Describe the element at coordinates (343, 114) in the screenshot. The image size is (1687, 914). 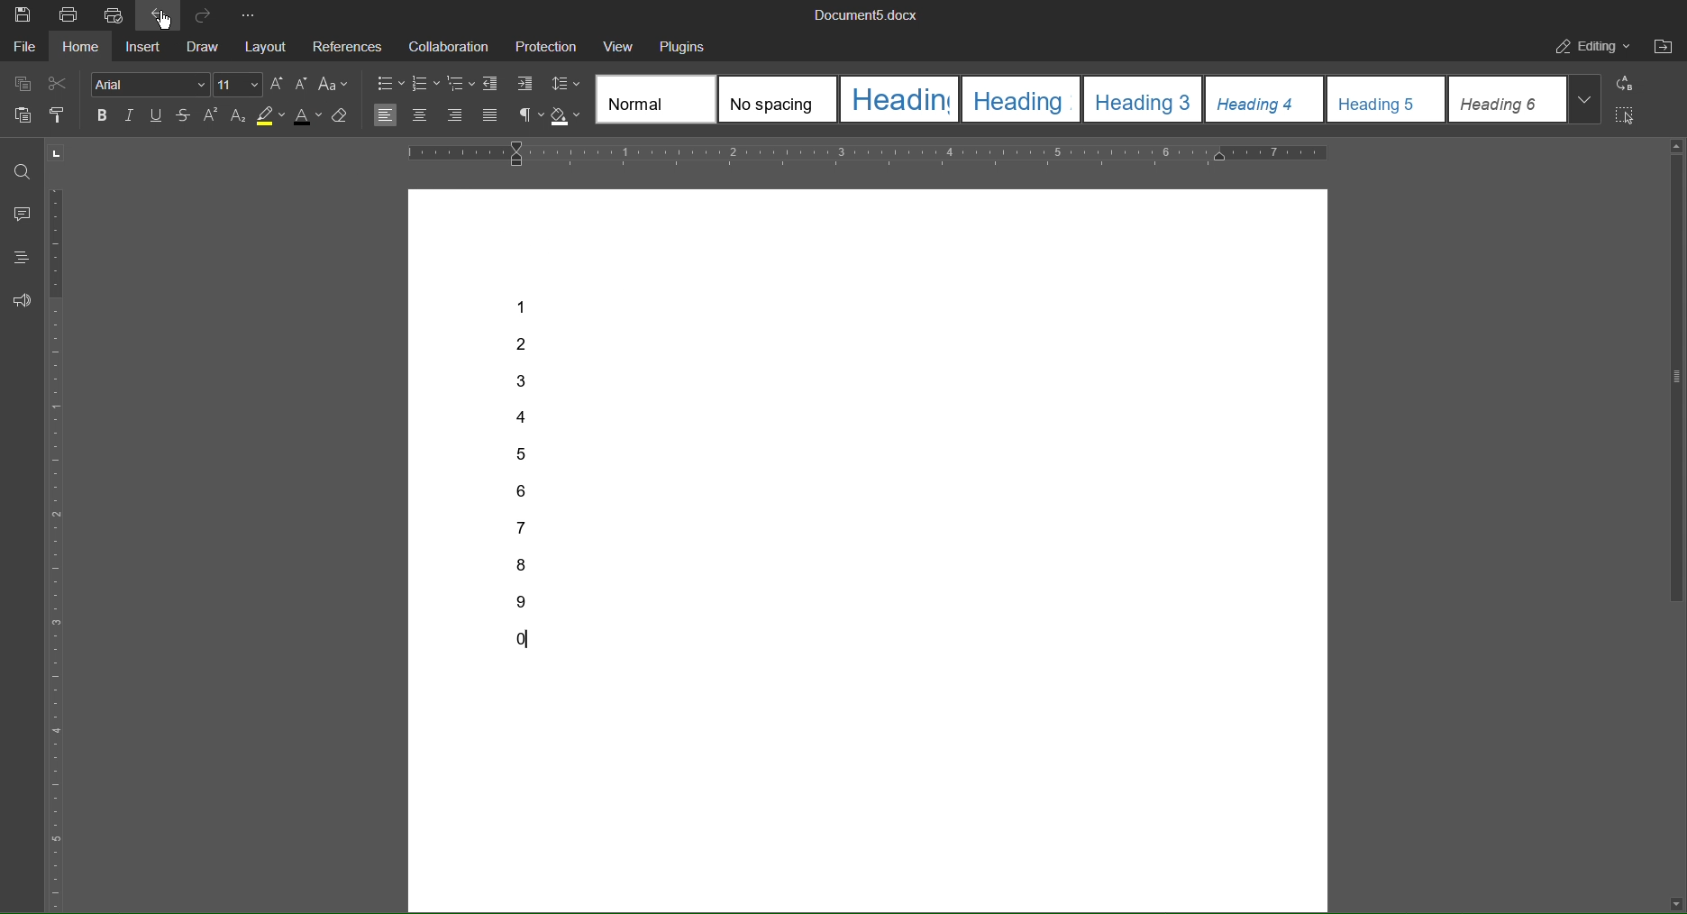
I see `Erase Style` at that location.